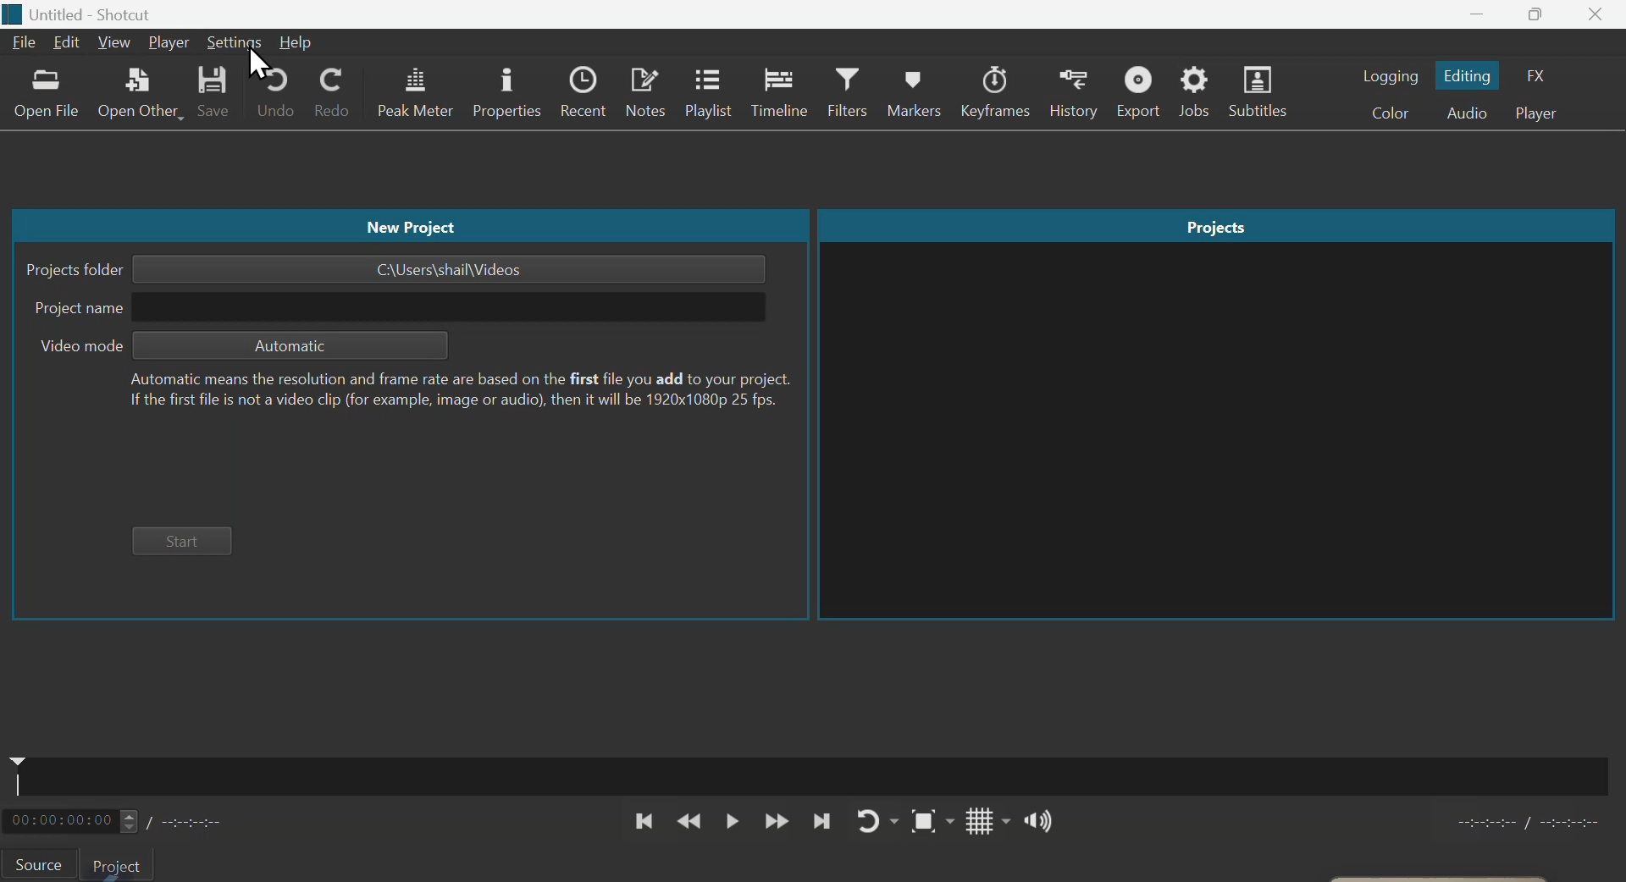  I want to click on Audio, so click(1468, 113).